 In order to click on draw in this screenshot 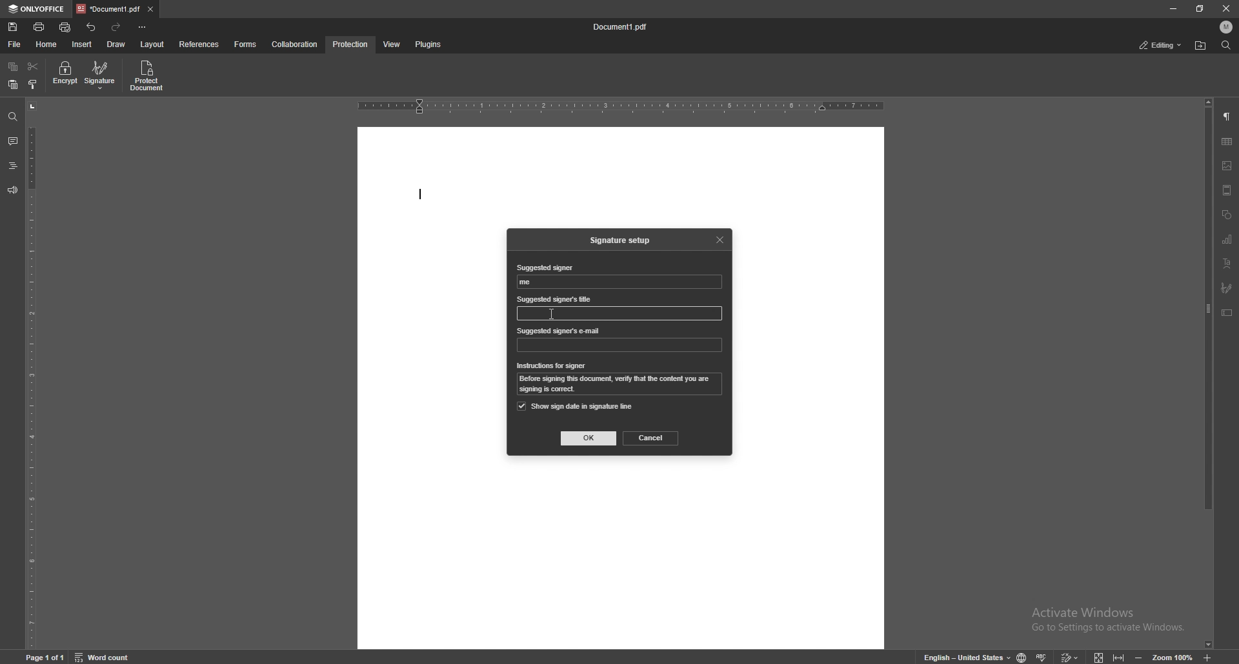, I will do `click(116, 44)`.